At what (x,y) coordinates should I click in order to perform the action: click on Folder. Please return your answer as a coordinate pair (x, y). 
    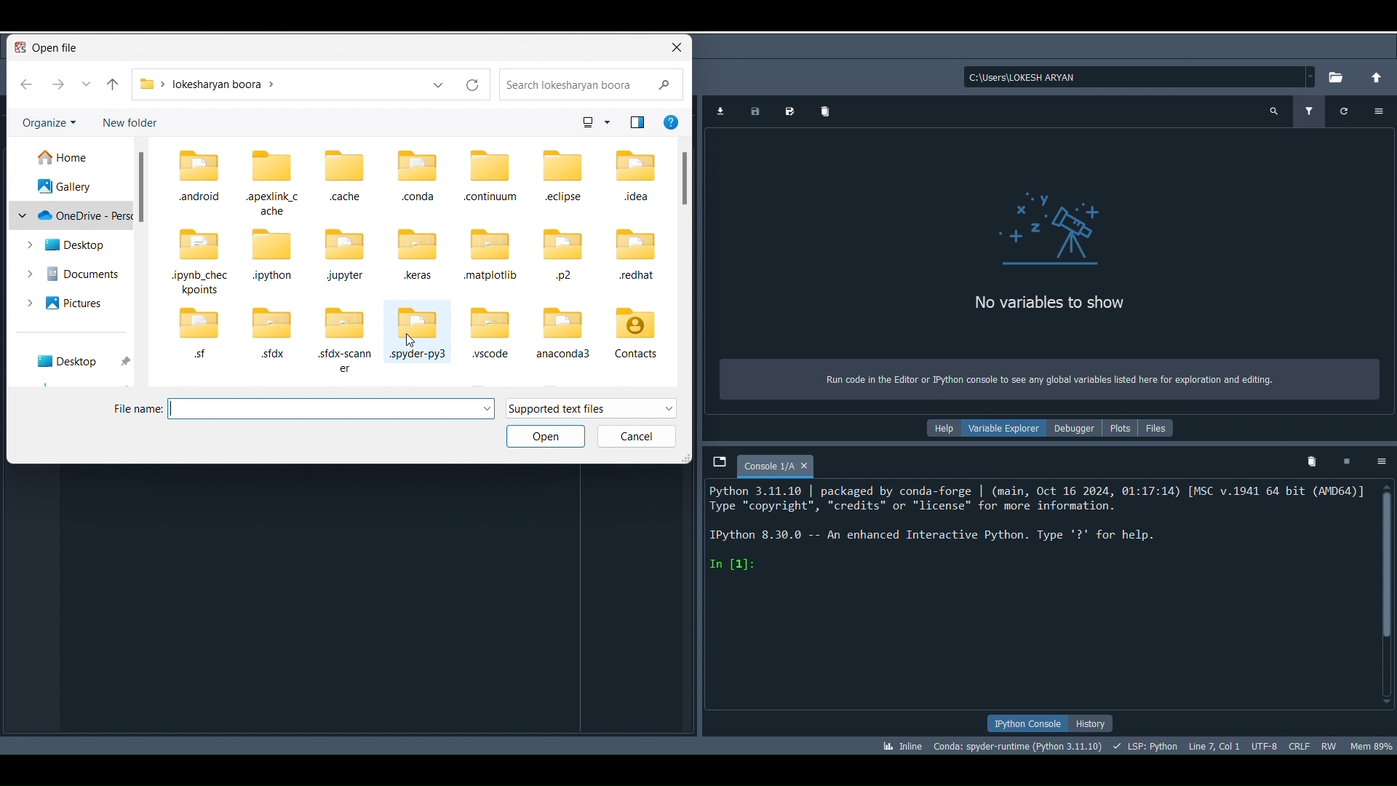
    Looking at the image, I should click on (634, 177).